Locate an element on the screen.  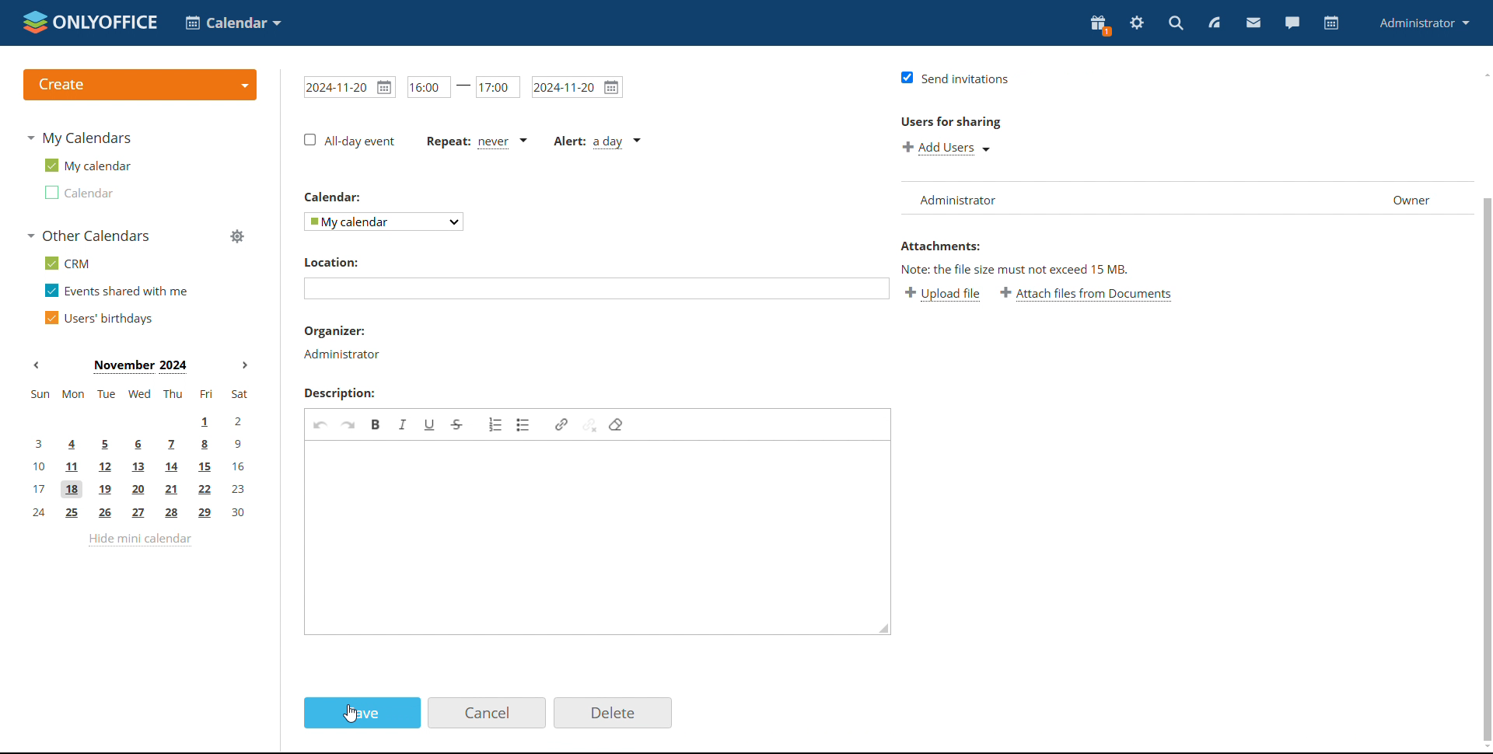
hide mini calendar is located at coordinates (140, 539).